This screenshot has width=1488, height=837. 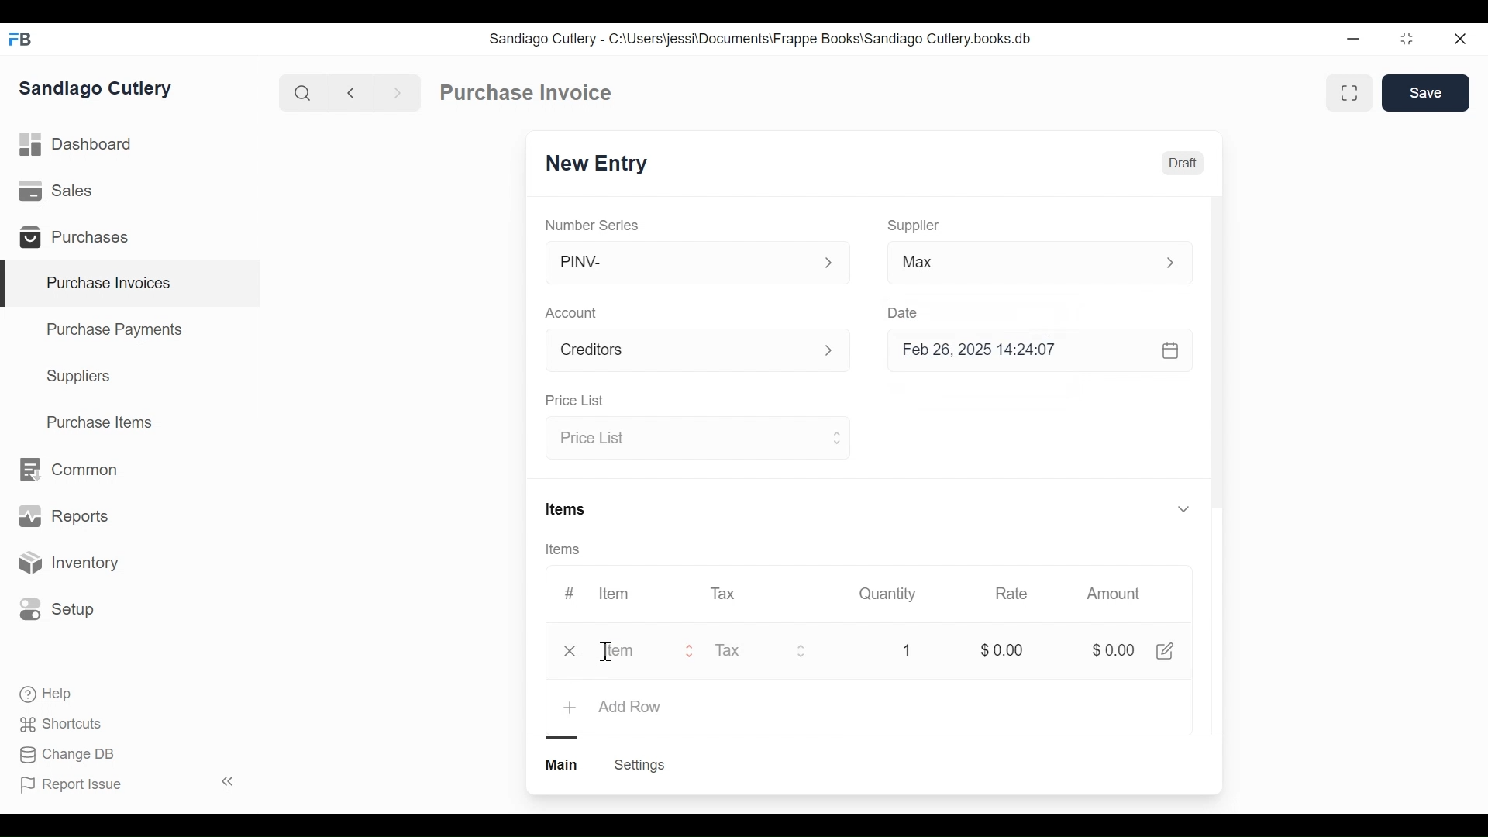 What do you see at coordinates (886, 593) in the screenshot?
I see `Quantity` at bounding box center [886, 593].